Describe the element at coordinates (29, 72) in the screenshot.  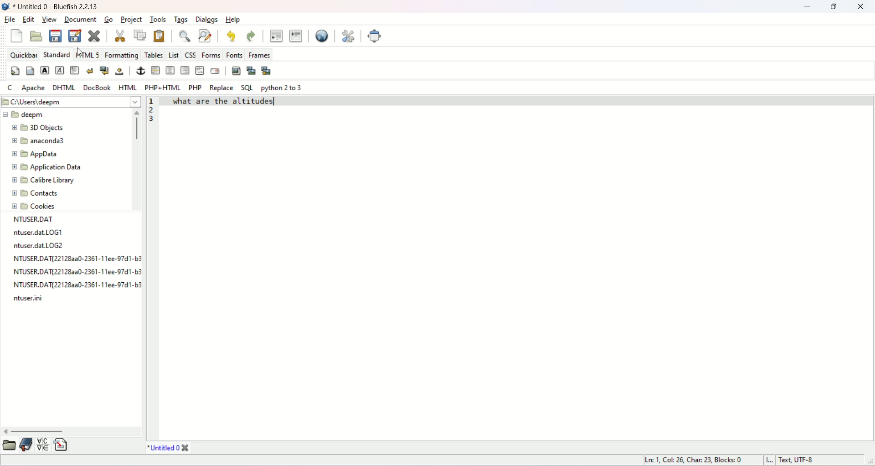
I see `body` at that location.